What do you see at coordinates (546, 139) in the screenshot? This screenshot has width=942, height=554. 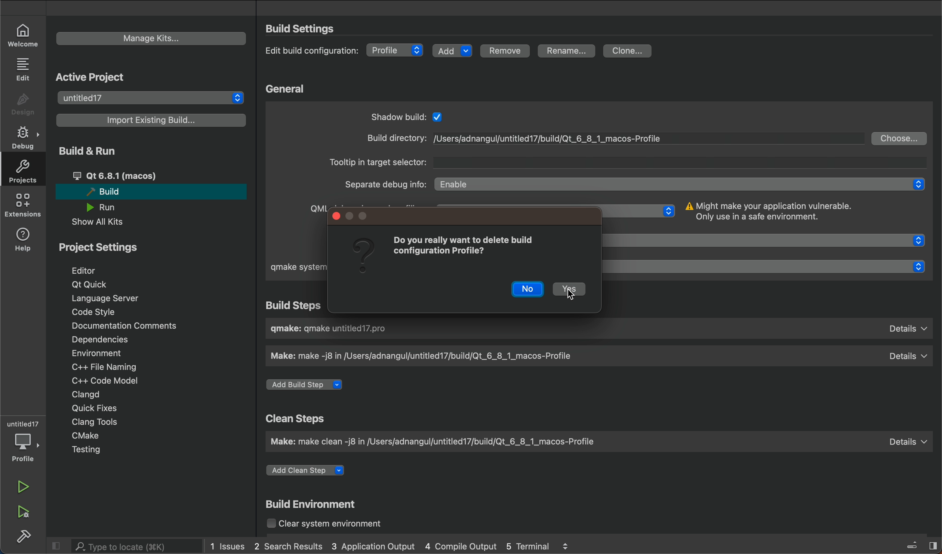 I see `file path` at bounding box center [546, 139].